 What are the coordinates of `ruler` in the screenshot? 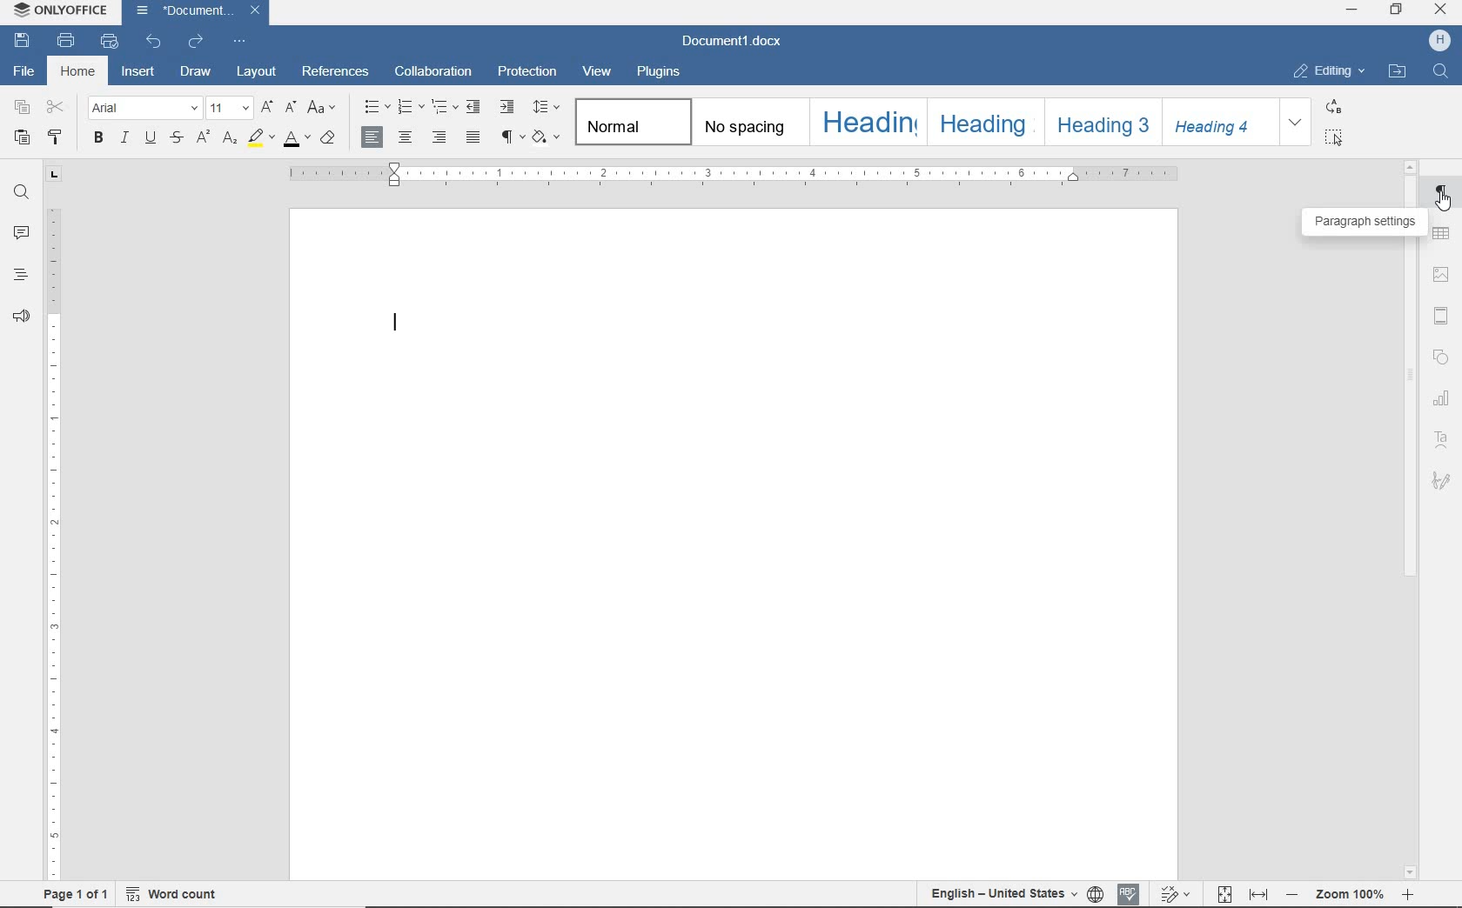 It's located at (731, 177).